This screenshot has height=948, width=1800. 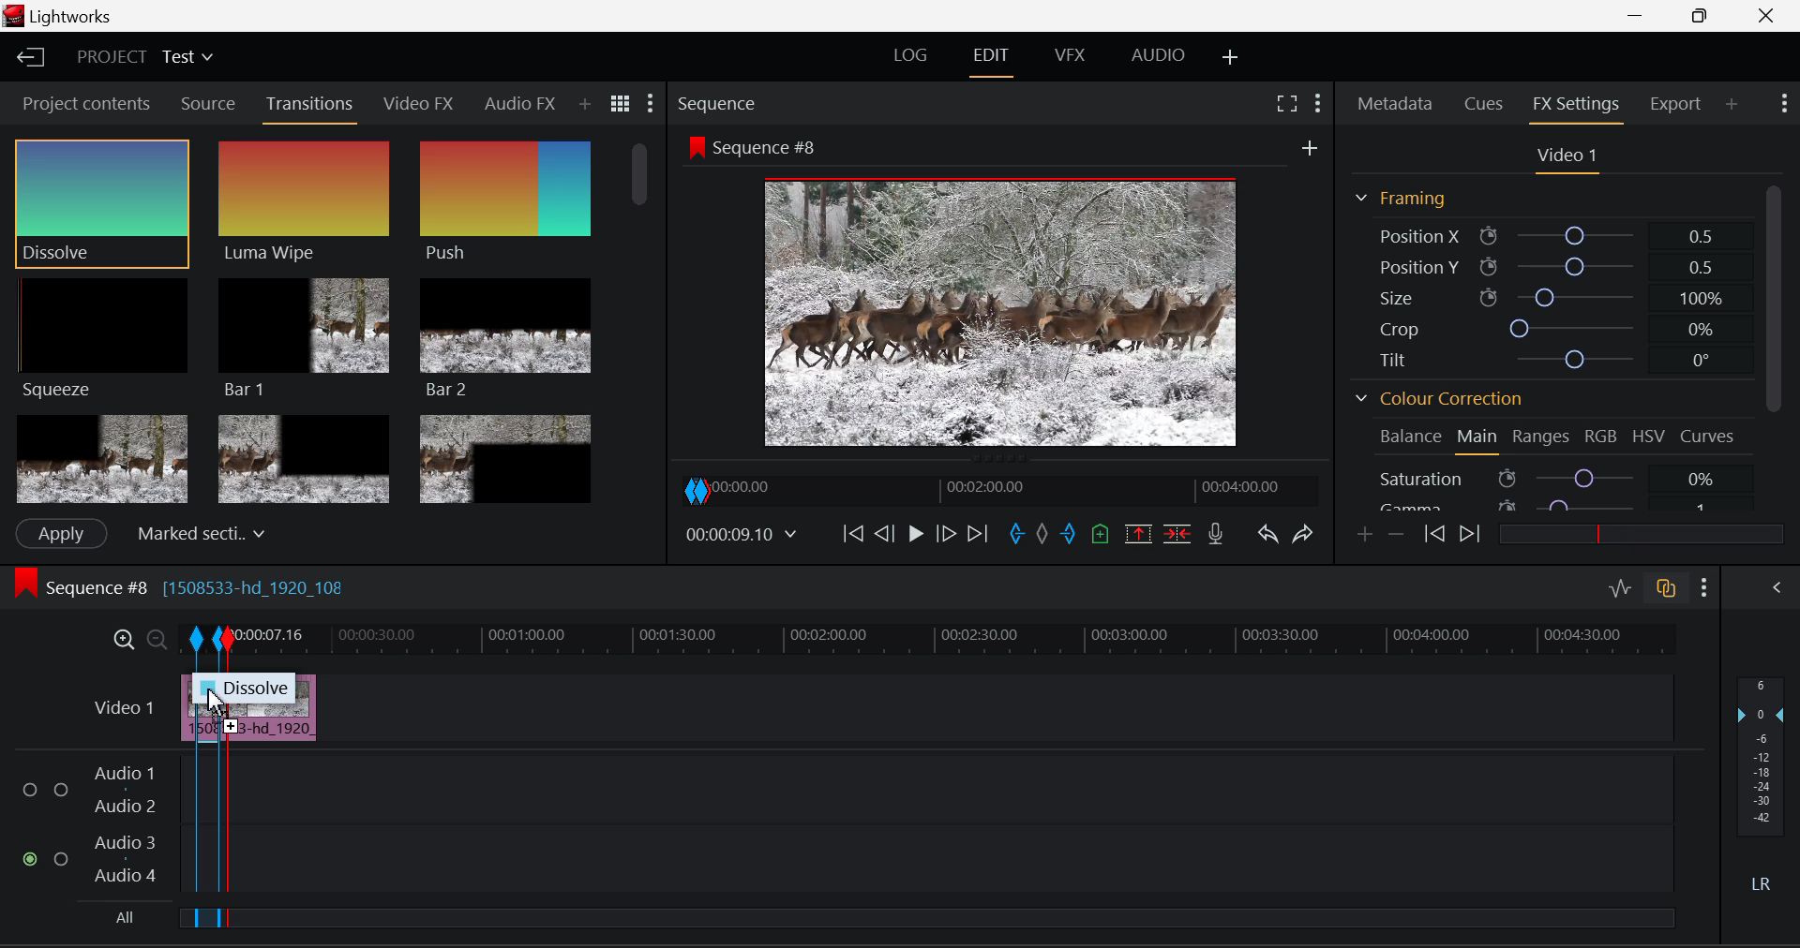 What do you see at coordinates (1069, 537) in the screenshot?
I see `Mark Out` at bounding box center [1069, 537].